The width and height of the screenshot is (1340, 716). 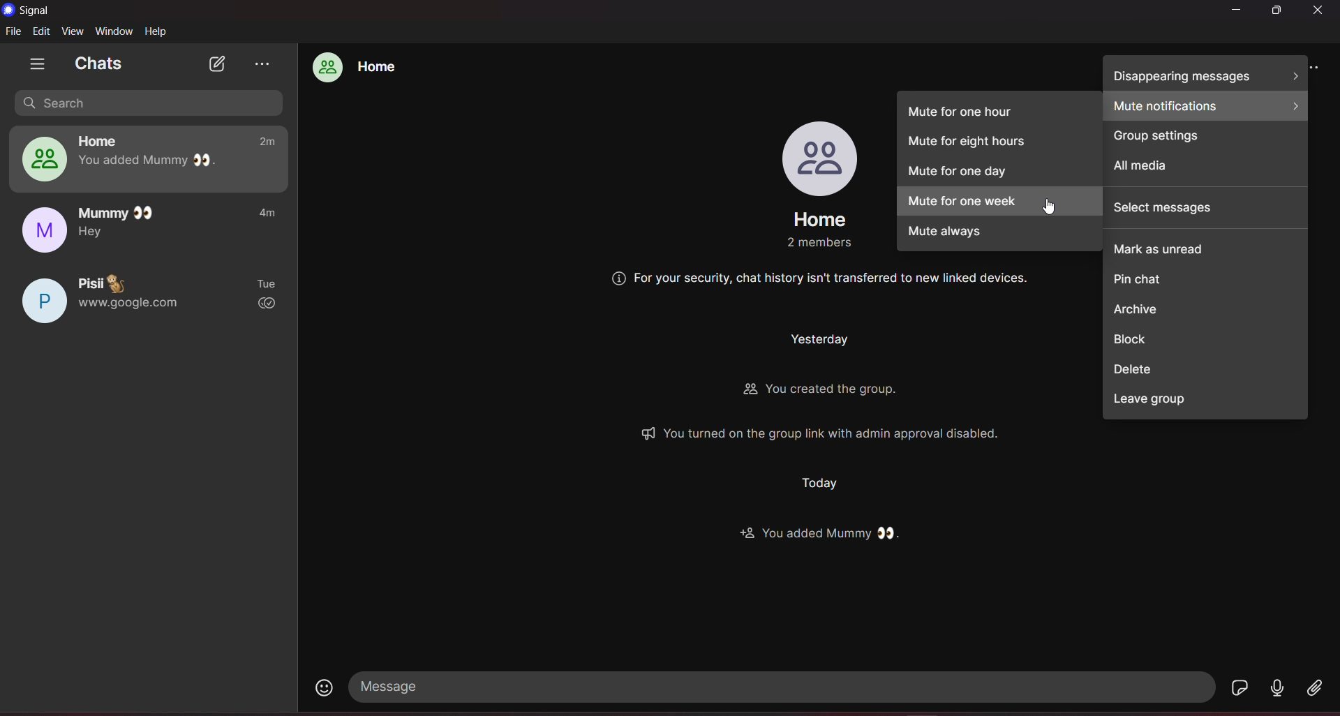 I want to click on block, so click(x=1204, y=345).